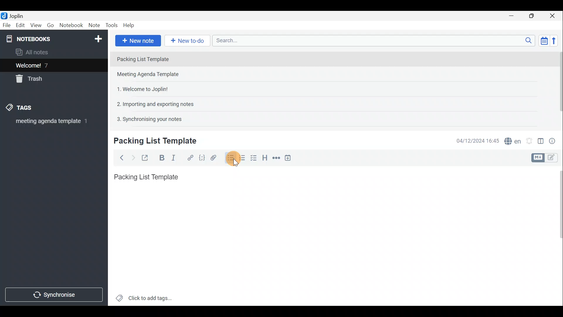 This screenshot has height=317, width=563. I want to click on Minimise, so click(514, 17).